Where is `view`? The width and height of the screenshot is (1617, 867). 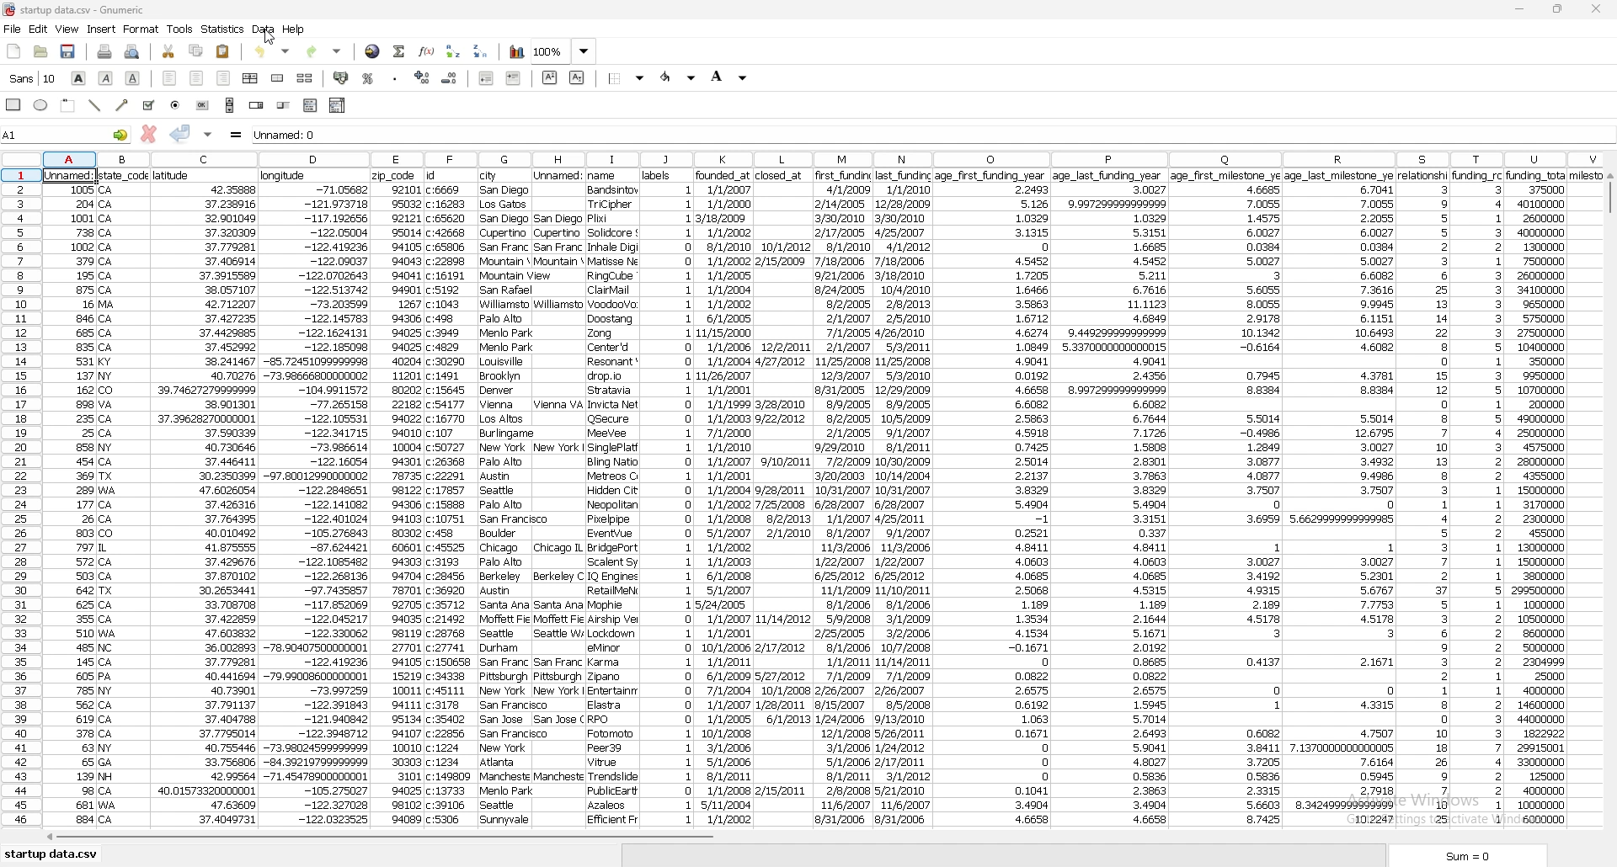
view is located at coordinates (67, 29).